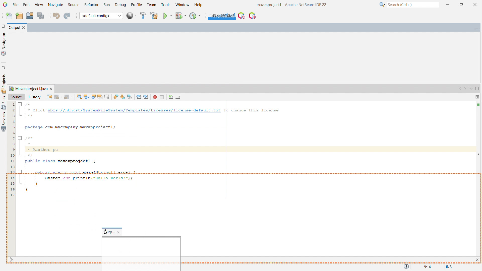 The image size is (482, 271). Describe the element at coordinates (101, 15) in the screenshot. I see `set project configuration` at that location.